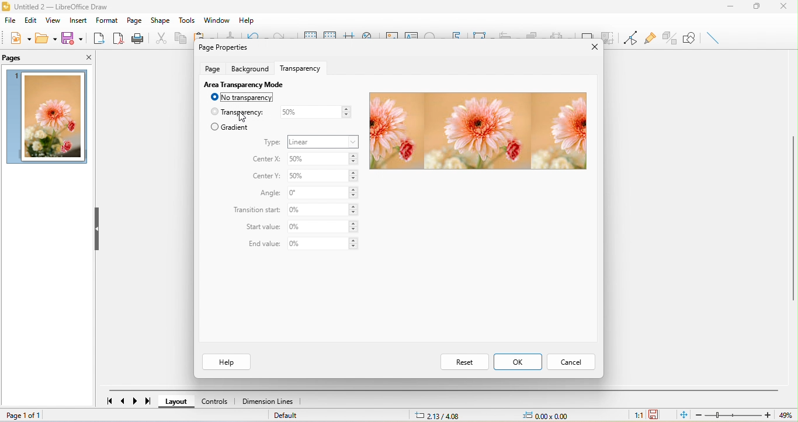 The image size is (798, 422). What do you see at coordinates (179, 402) in the screenshot?
I see `layout` at bounding box center [179, 402].